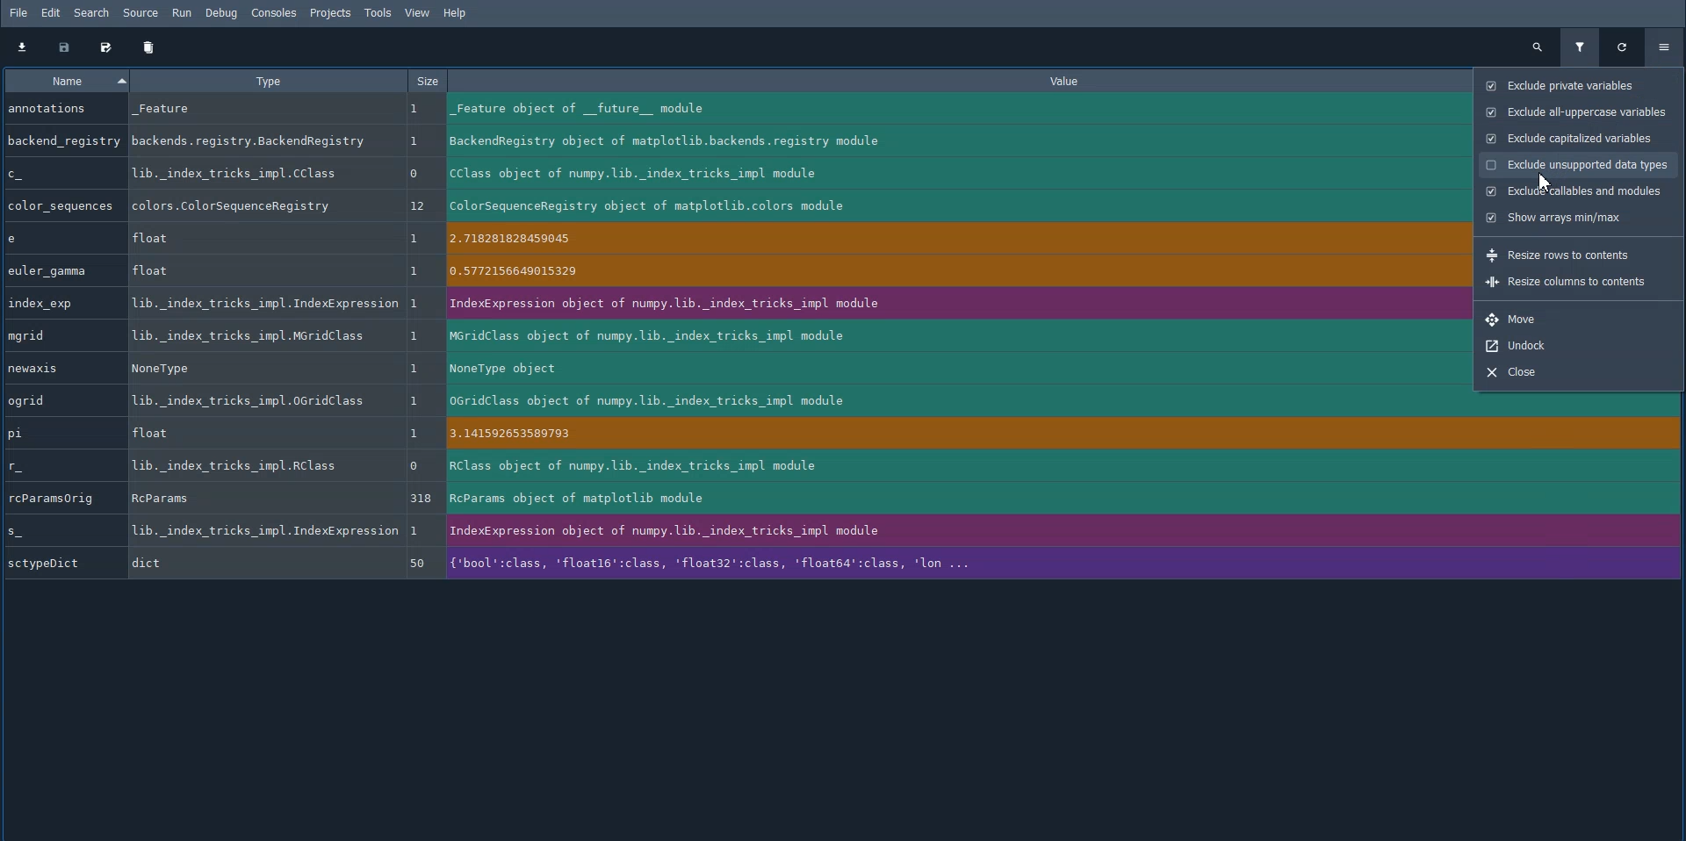  What do you see at coordinates (947, 304) in the screenshot?
I see `IndexExpression object of numpy.lib._index_tricks_impl module` at bounding box center [947, 304].